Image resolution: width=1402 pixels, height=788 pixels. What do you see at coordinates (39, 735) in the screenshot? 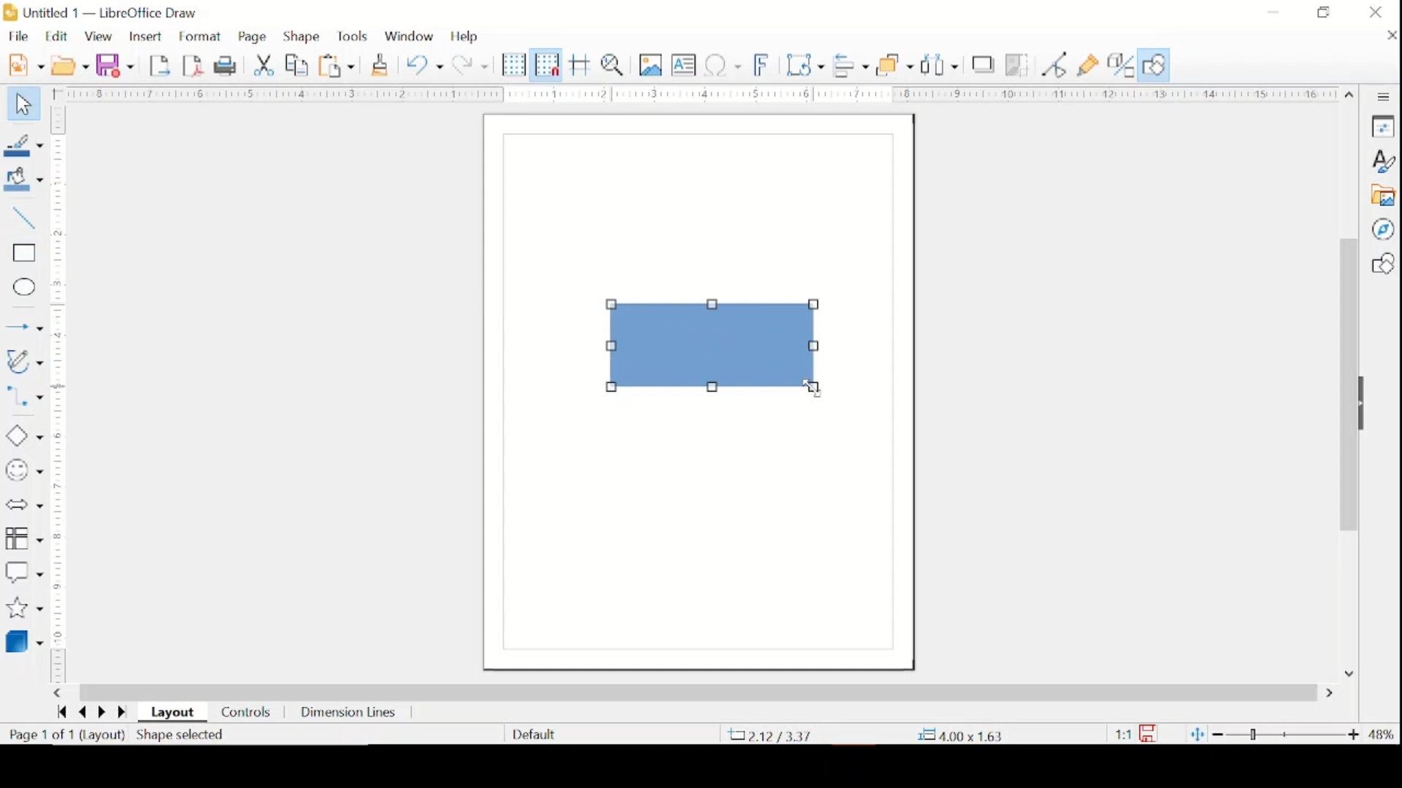
I see `page 1 of 1` at bounding box center [39, 735].